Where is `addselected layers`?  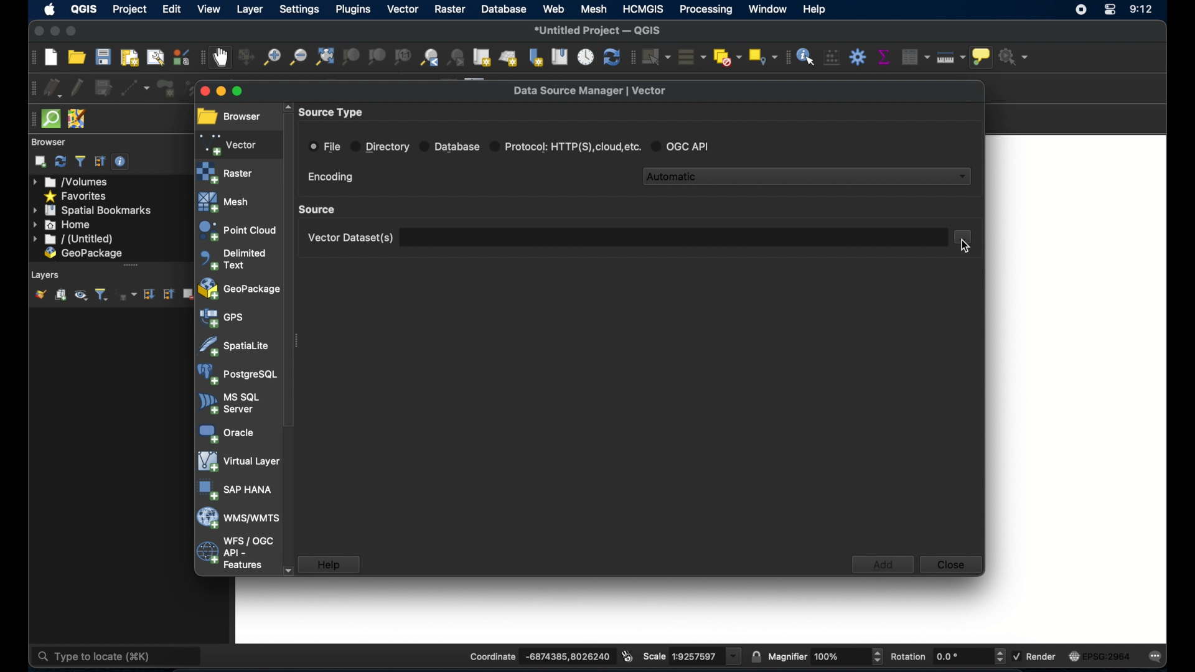
addselected layers is located at coordinates (40, 162).